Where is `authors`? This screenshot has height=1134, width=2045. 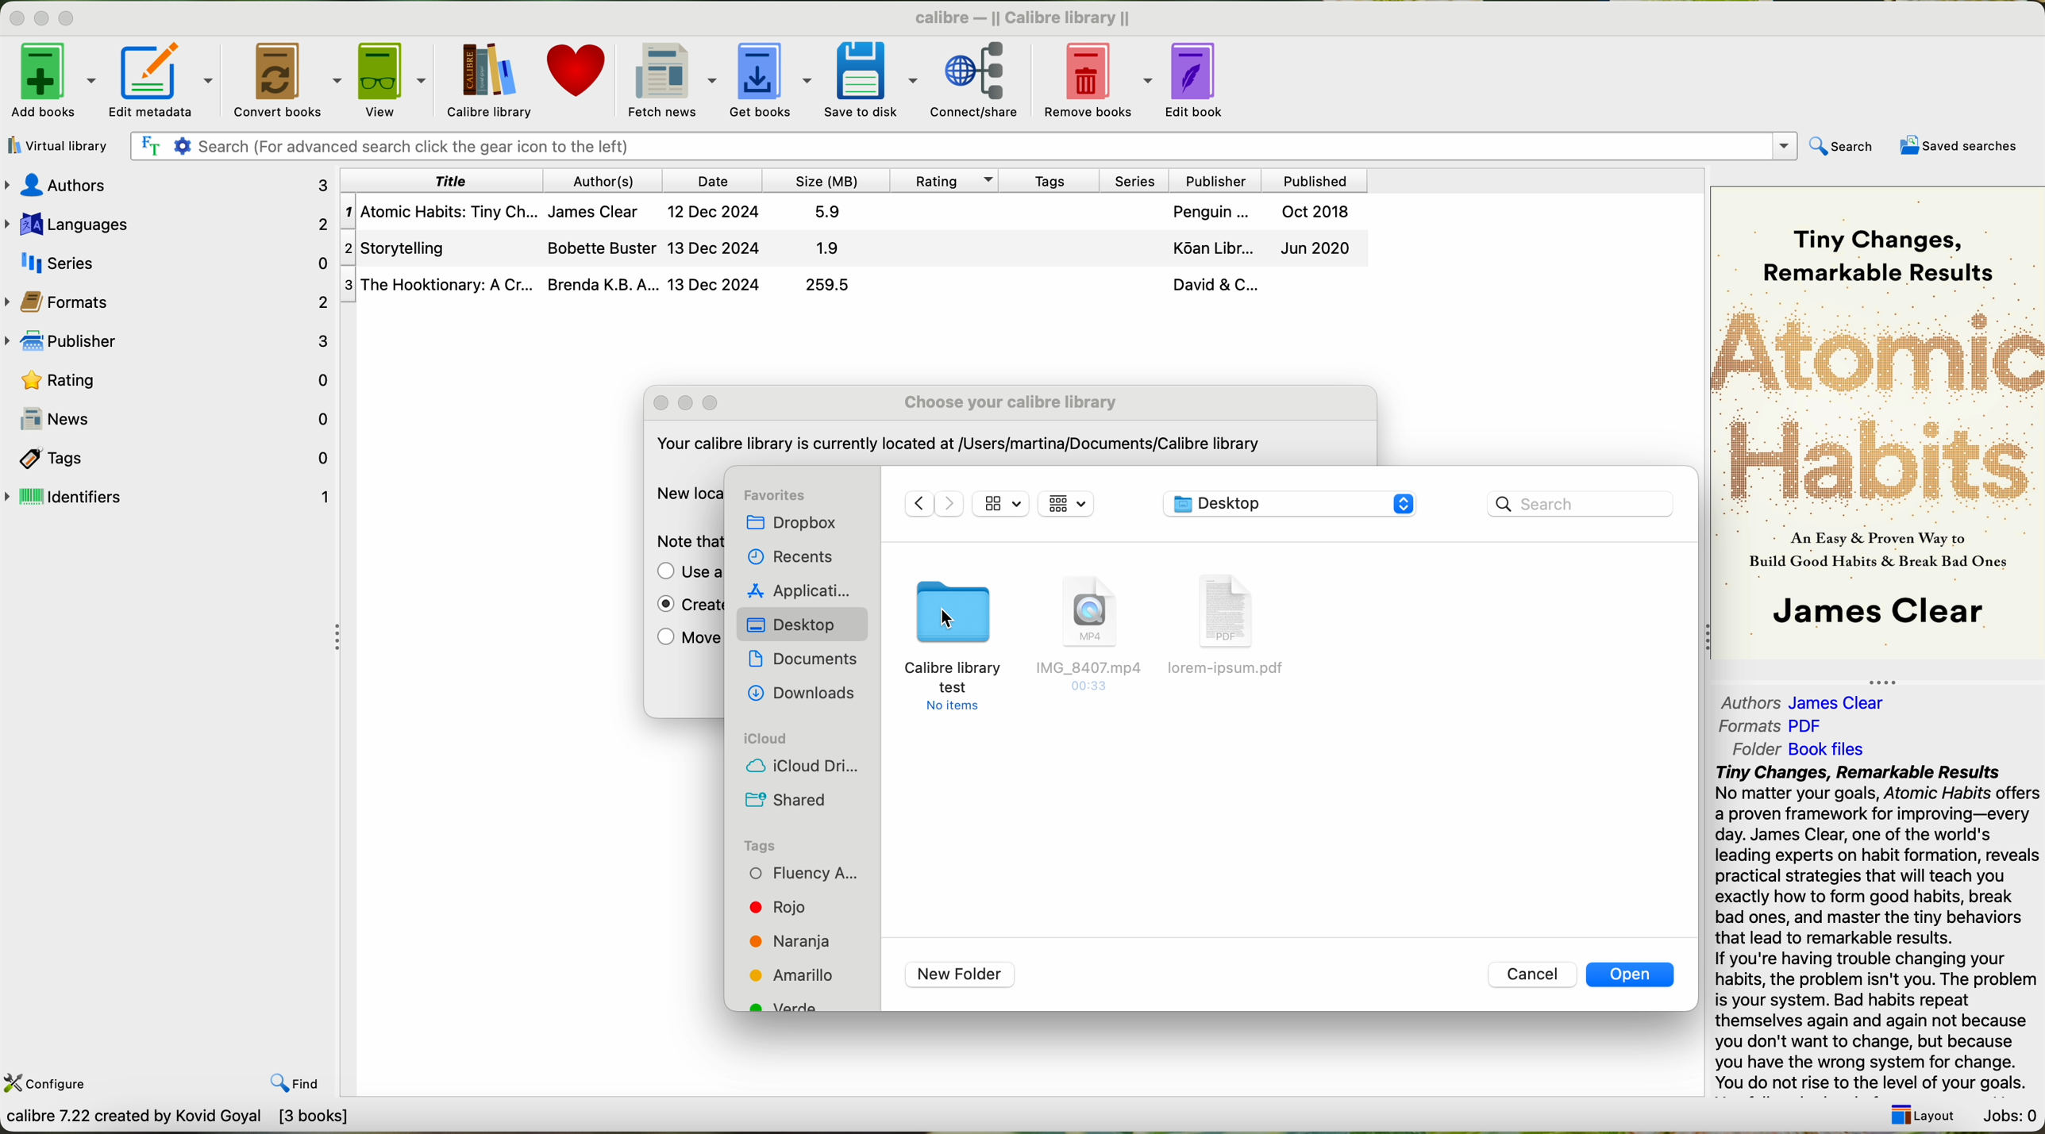
authors is located at coordinates (174, 185).